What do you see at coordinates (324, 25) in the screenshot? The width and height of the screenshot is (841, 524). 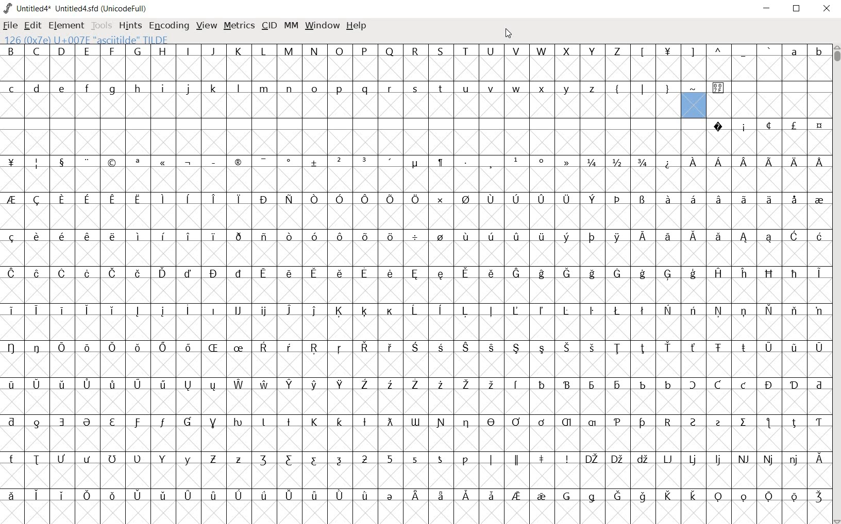 I see `WINDOW` at bounding box center [324, 25].